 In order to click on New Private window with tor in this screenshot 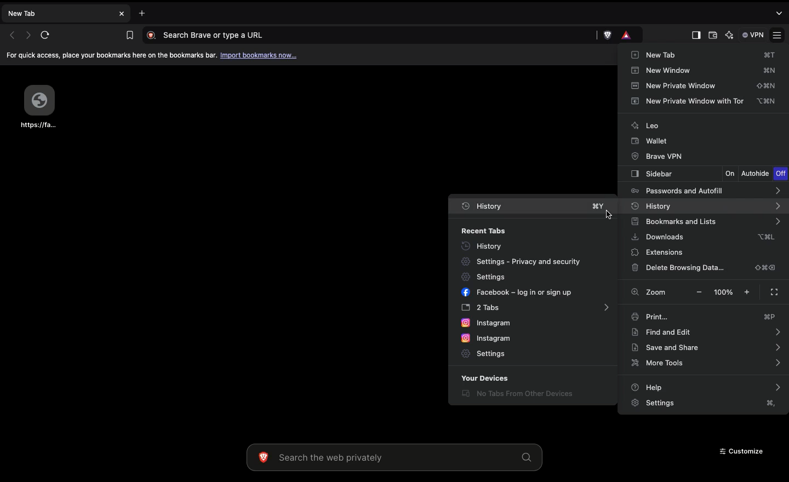, I will do `click(702, 102)`.